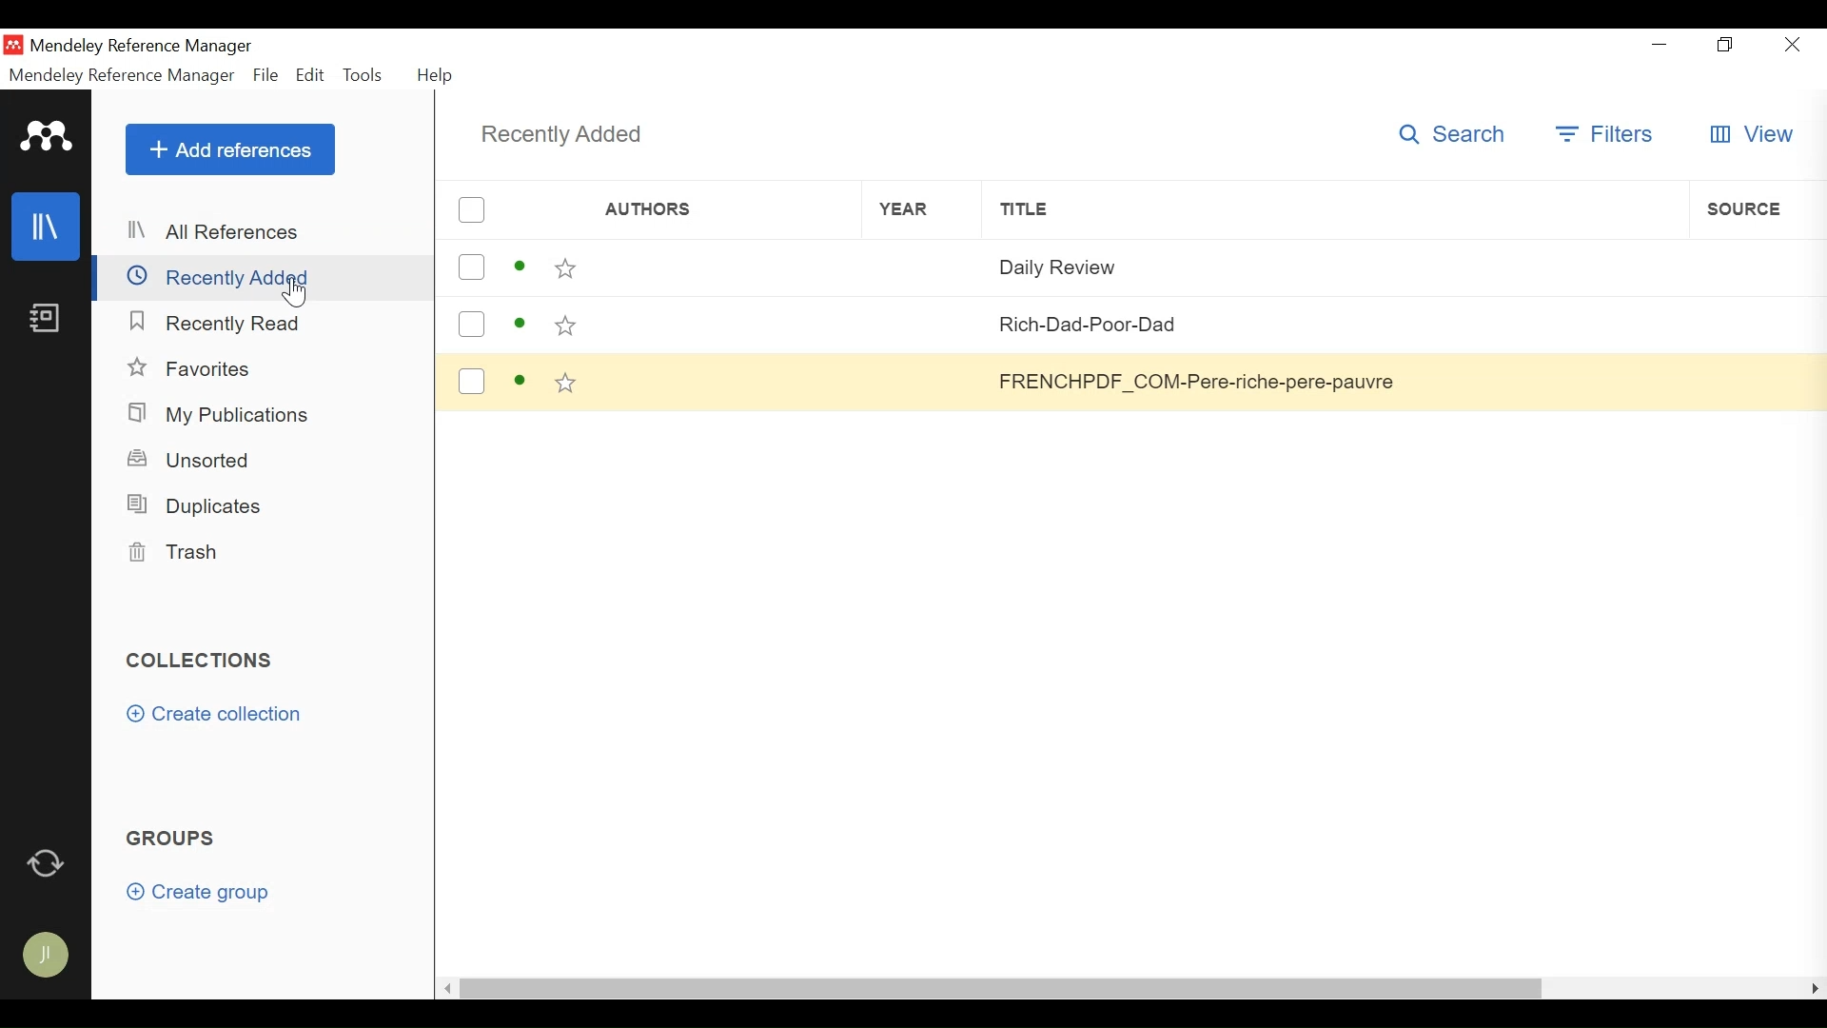  What do you see at coordinates (222, 414) in the screenshot?
I see `My Publications` at bounding box center [222, 414].